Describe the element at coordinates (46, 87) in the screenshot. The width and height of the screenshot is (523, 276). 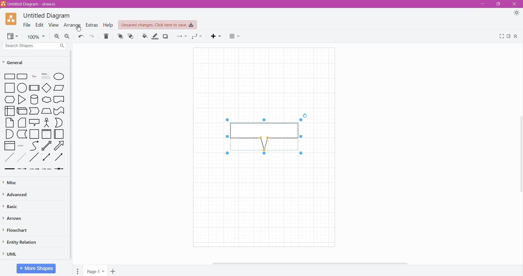
I see `diamond` at that location.